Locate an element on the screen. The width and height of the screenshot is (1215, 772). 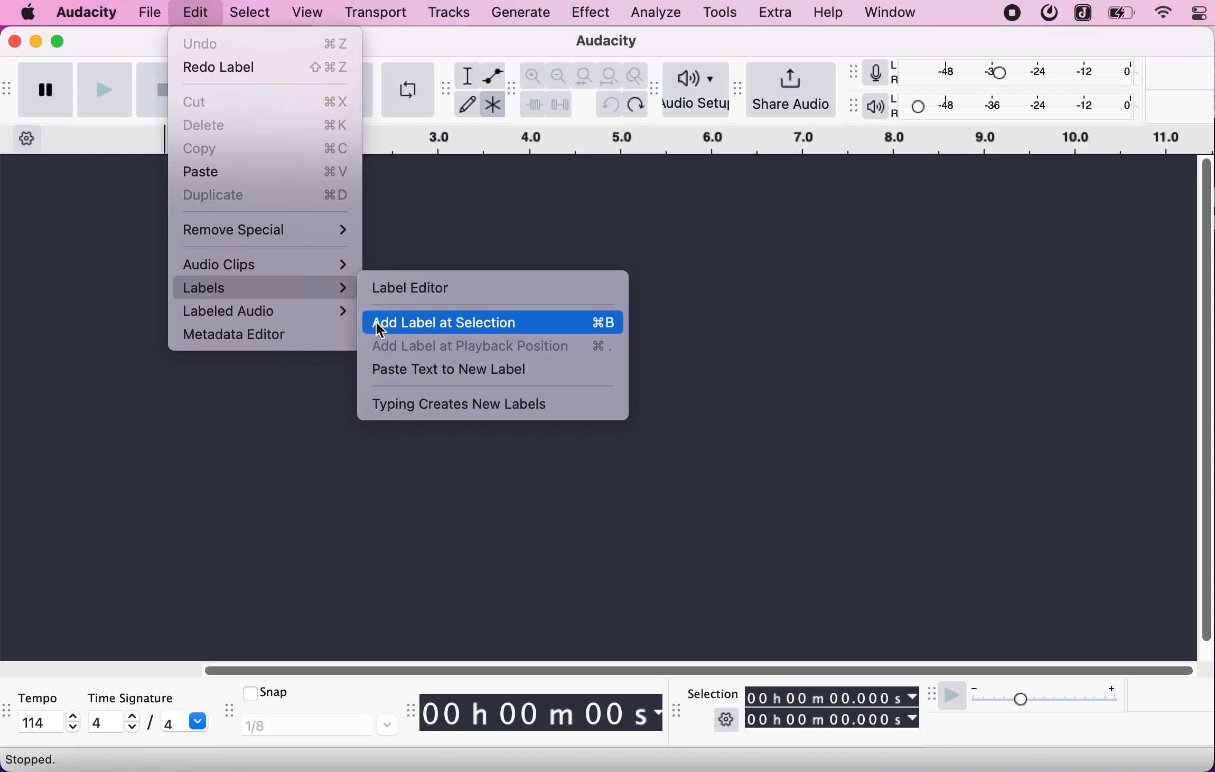
increase is located at coordinates (131, 716).